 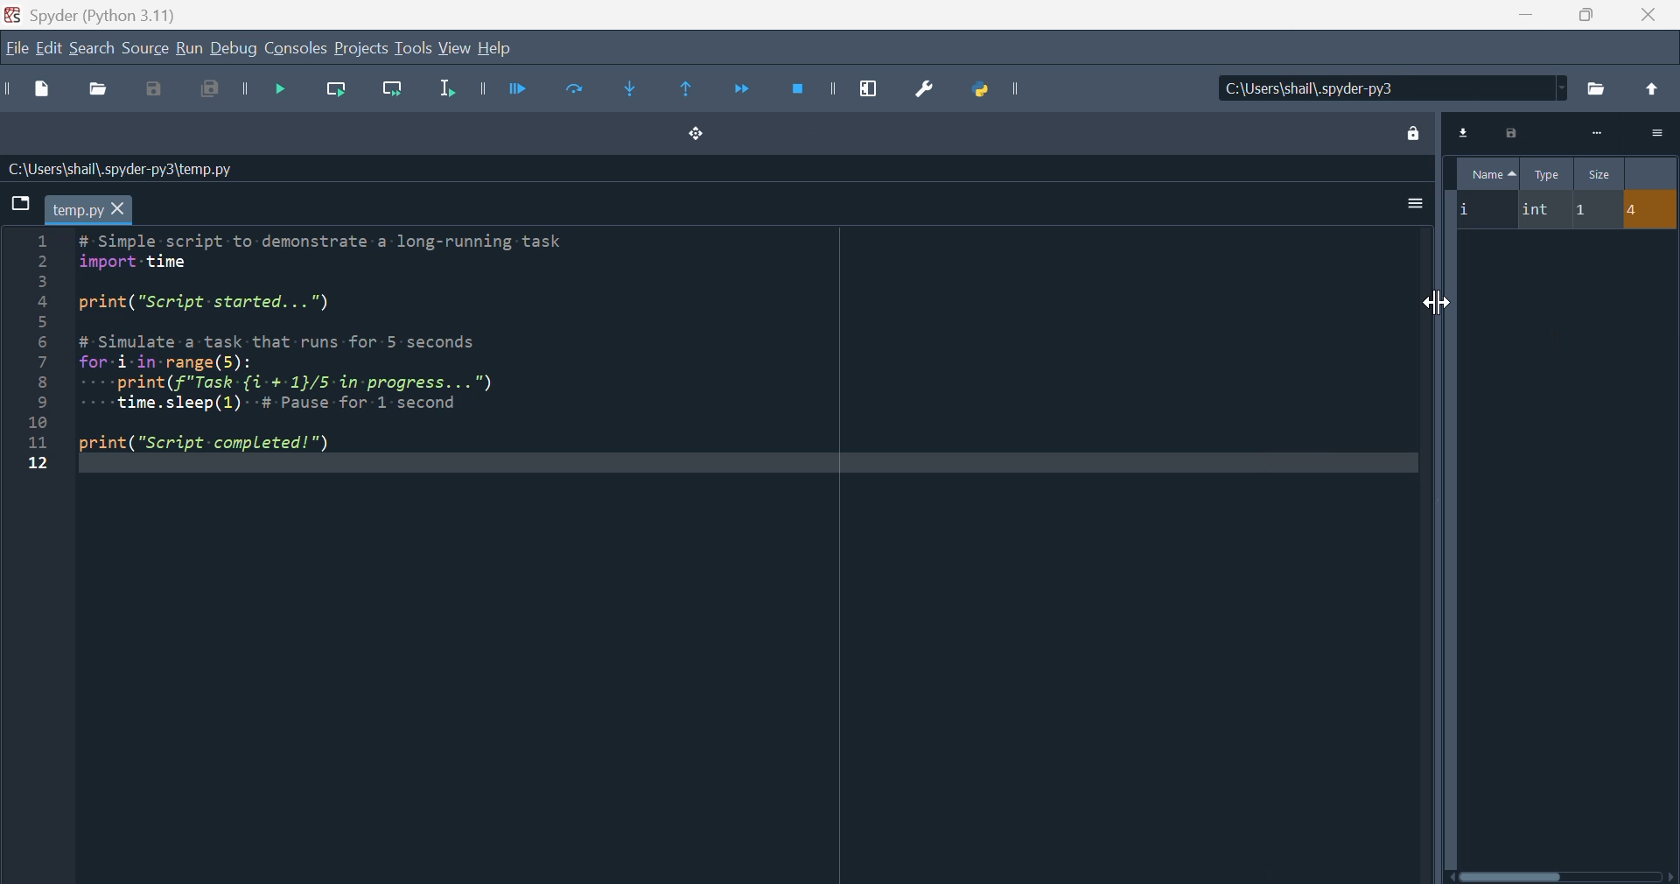 What do you see at coordinates (1562, 876) in the screenshot?
I see `scrollbar` at bounding box center [1562, 876].